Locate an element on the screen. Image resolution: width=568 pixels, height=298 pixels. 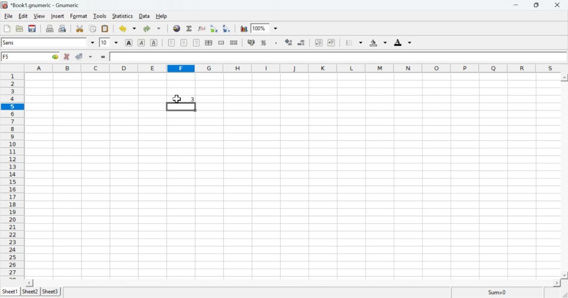
Center horizontally is located at coordinates (209, 43).